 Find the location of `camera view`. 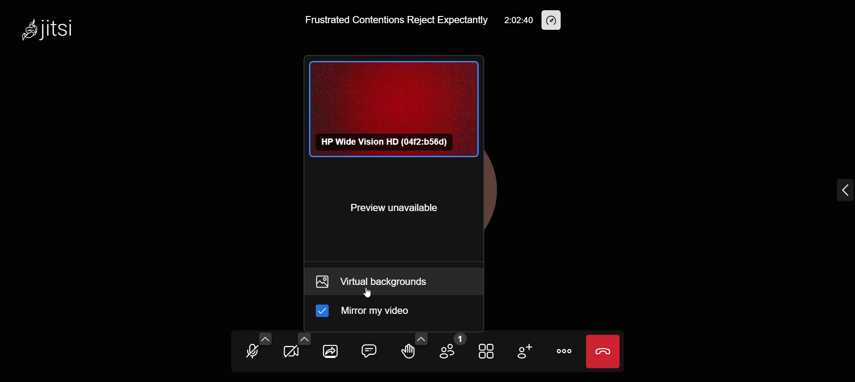

camera view is located at coordinates (392, 108).